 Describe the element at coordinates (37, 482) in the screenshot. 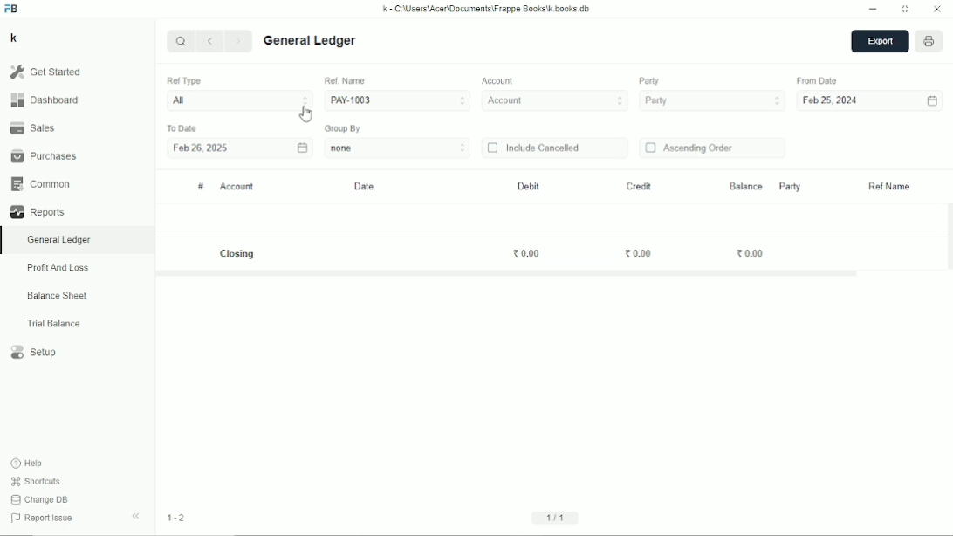

I see `Shortcuts` at that location.